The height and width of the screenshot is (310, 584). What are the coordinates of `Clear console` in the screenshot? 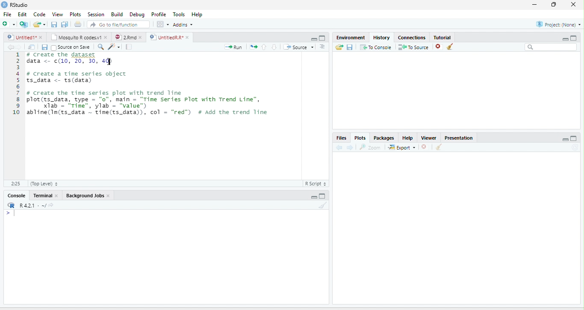 It's located at (323, 205).